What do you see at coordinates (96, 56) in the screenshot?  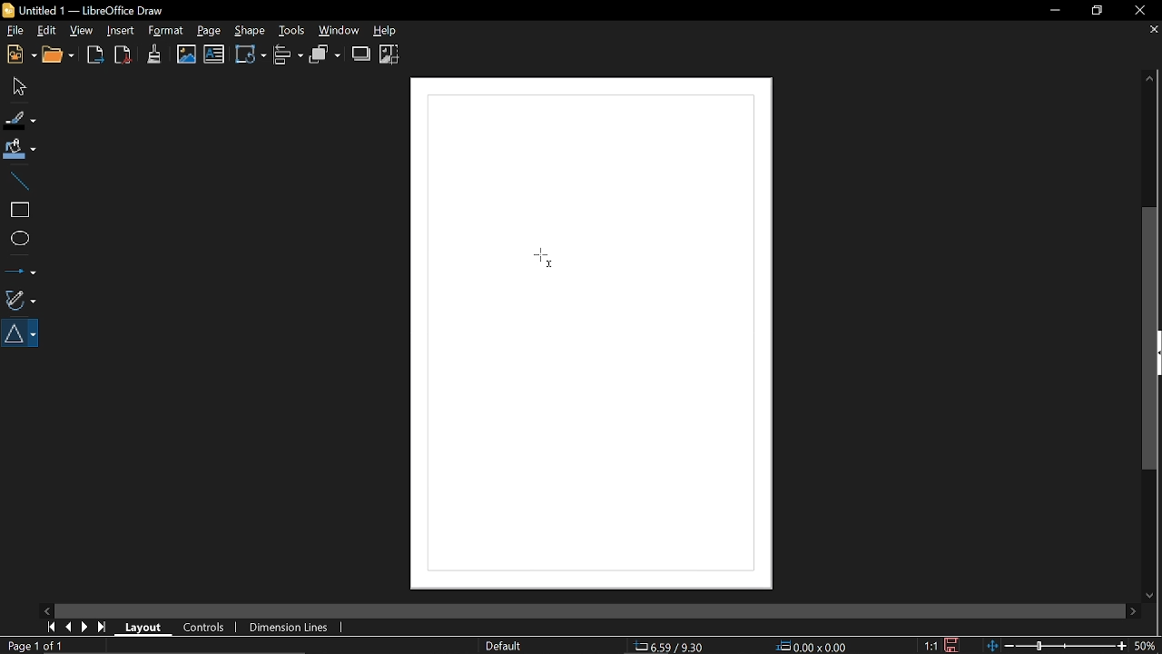 I see `Export` at bounding box center [96, 56].